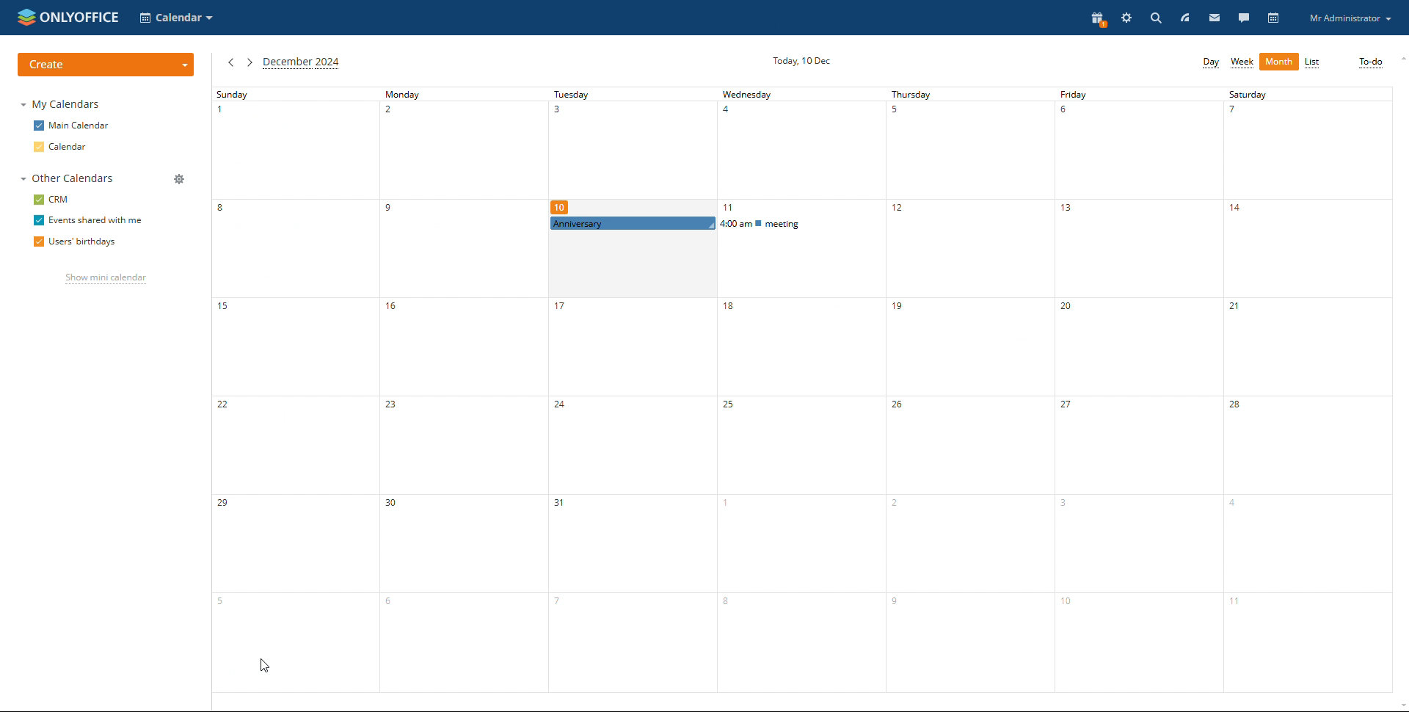 Image resolution: width=1409 pixels, height=712 pixels. I want to click on calendar, so click(1274, 18).